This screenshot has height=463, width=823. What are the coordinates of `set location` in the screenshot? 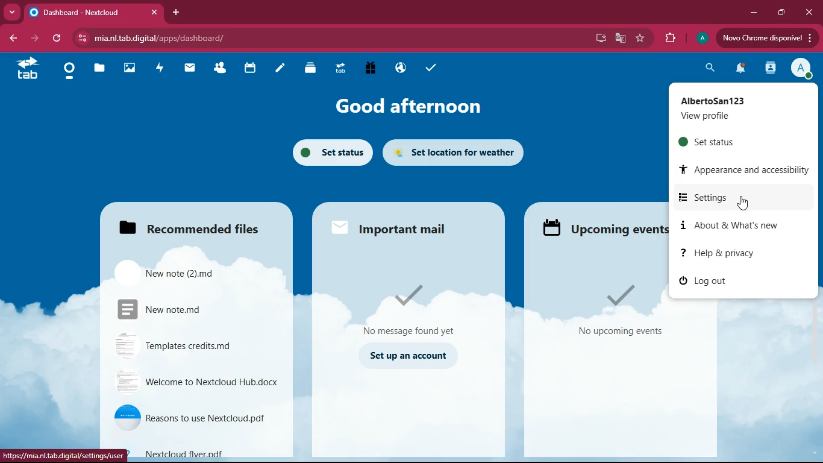 It's located at (460, 152).